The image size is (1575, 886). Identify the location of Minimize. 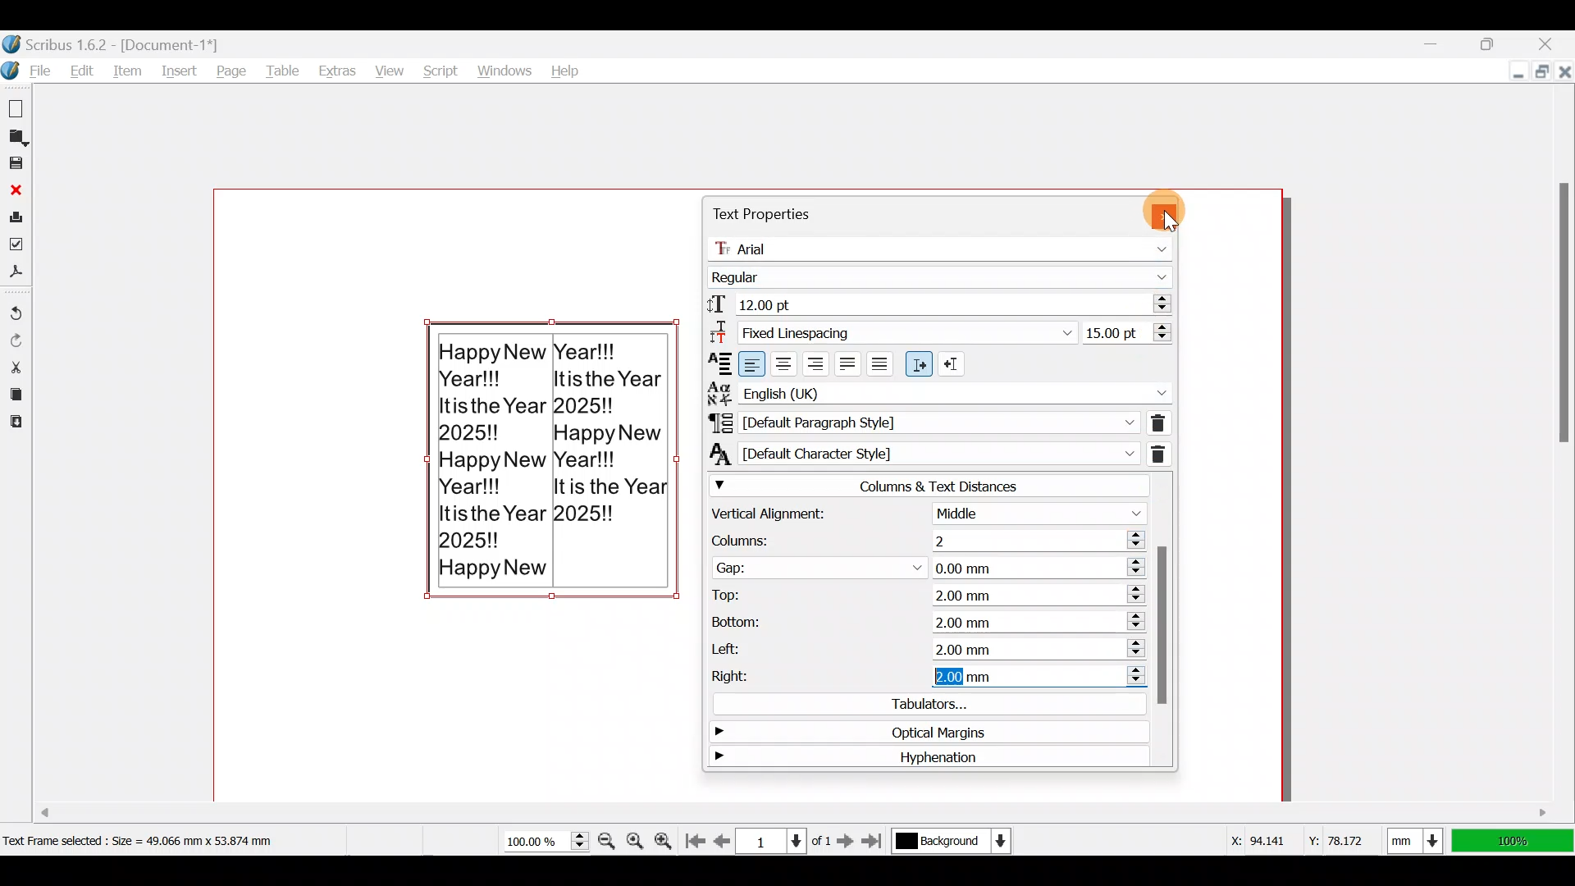
(1436, 43).